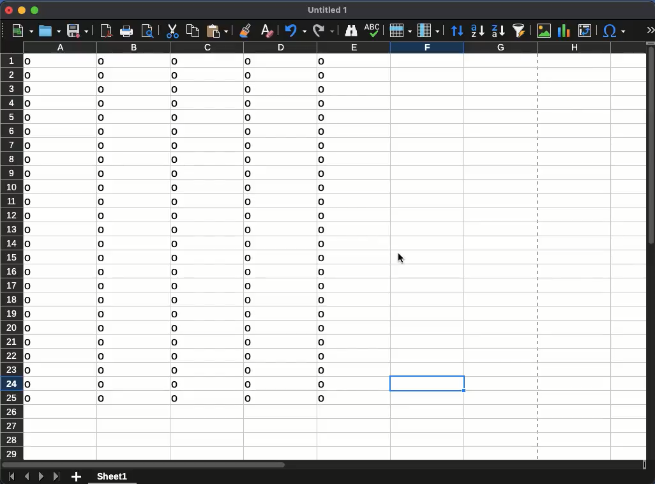 The width and height of the screenshot is (655, 484). What do you see at coordinates (149, 30) in the screenshot?
I see `print preview` at bounding box center [149, 30].